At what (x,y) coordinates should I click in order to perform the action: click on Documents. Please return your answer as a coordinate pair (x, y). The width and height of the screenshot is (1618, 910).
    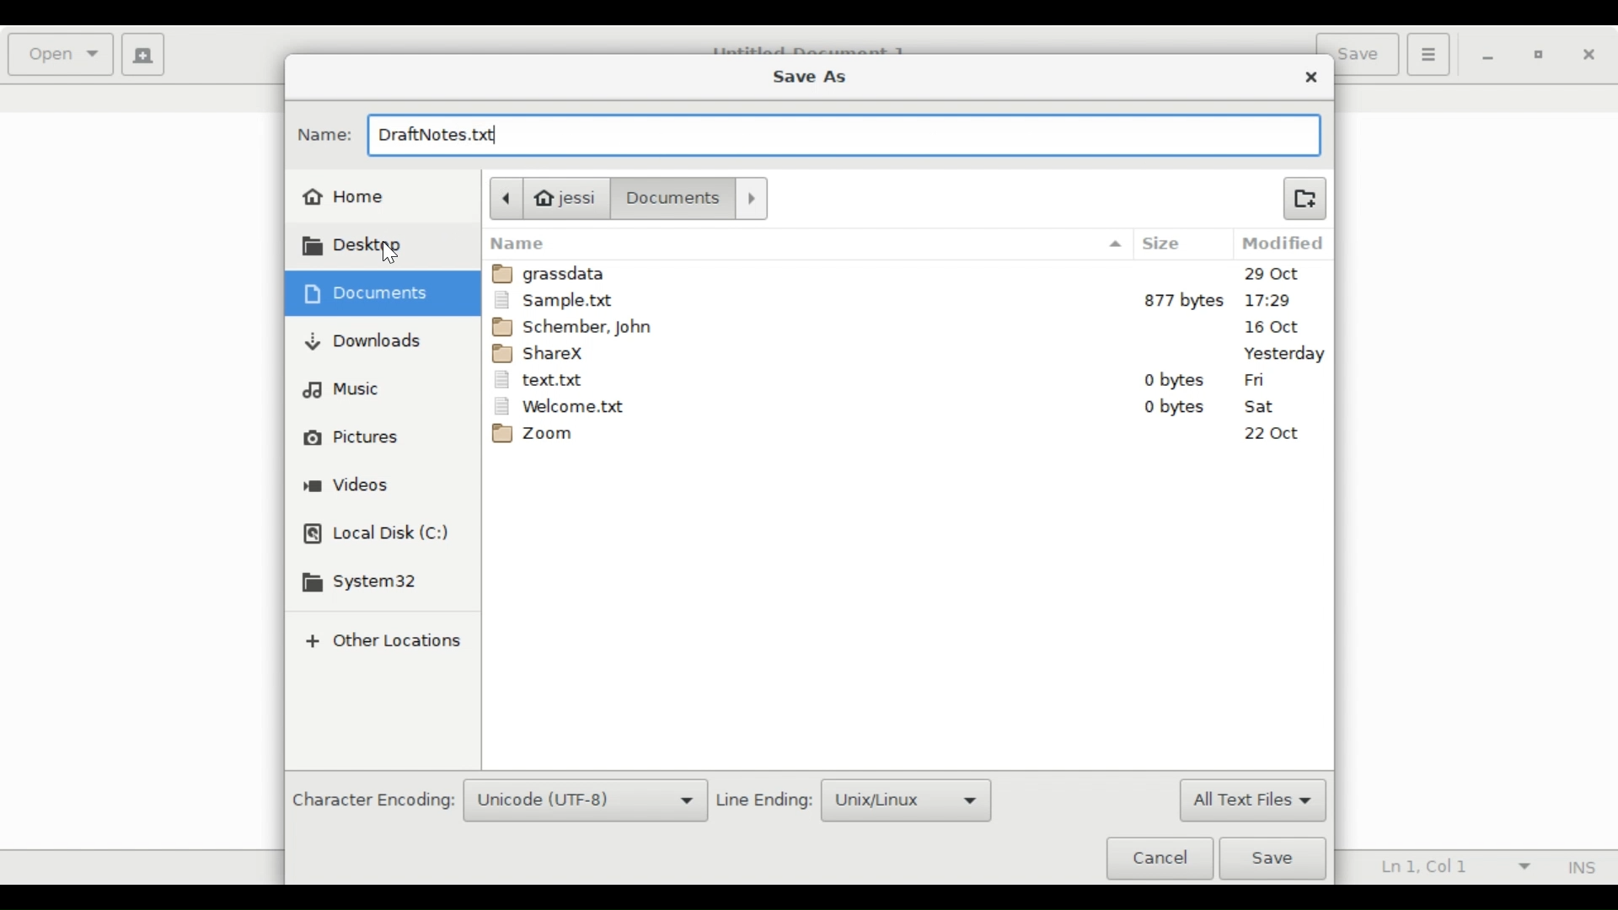
    Looking at the image, I should click on (694, 198).